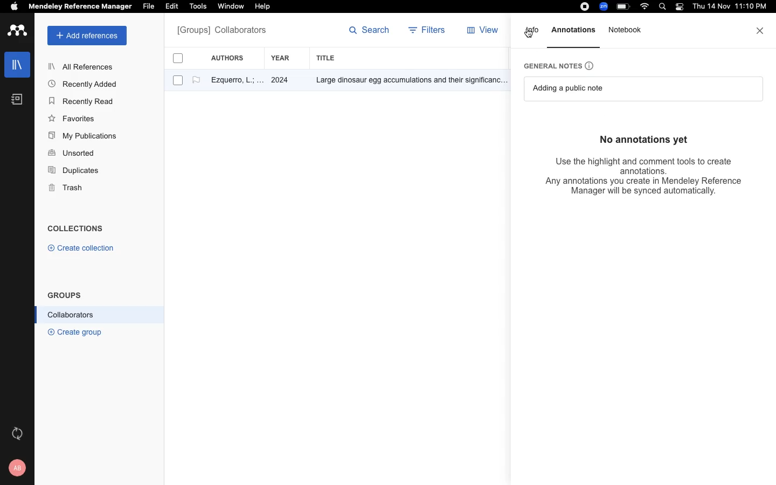 This screenshot has width=776, height=485. What do you see at coordinates (71, 315) in the screenshot?
I see `Collaborators` at bounding box center [71, 315].